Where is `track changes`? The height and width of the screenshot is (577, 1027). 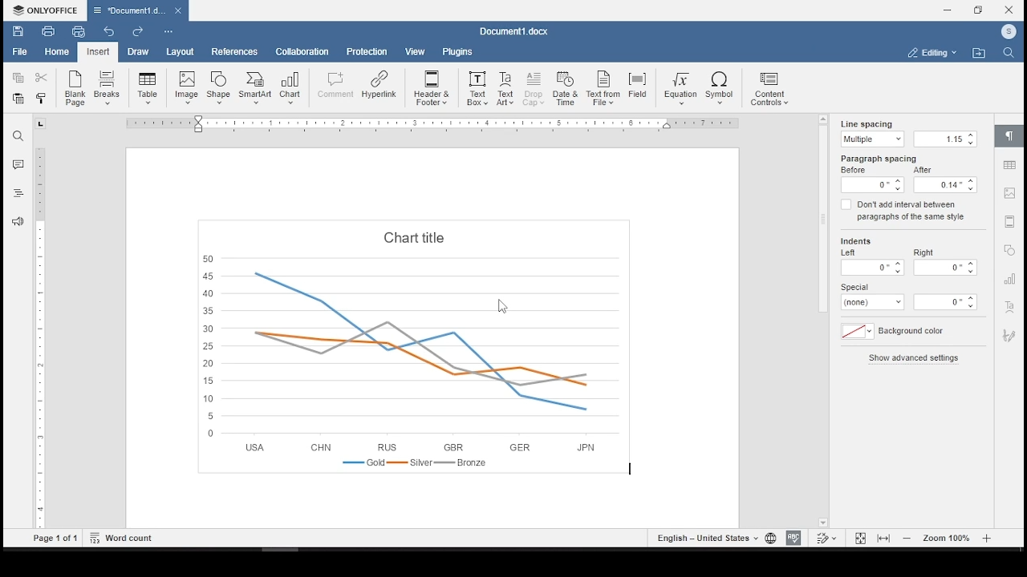 track changes is located at coordinates (826, 539).